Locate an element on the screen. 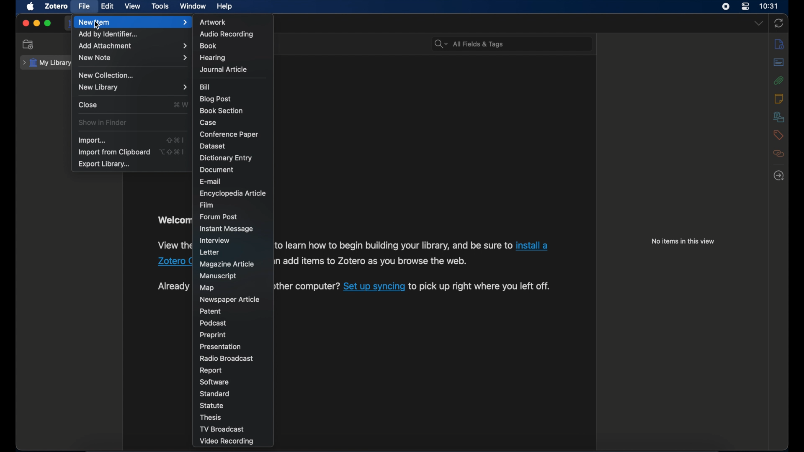 Image resolution: width=804 pixels, height=452 pixels. sync is located at coordinates (779, 24).